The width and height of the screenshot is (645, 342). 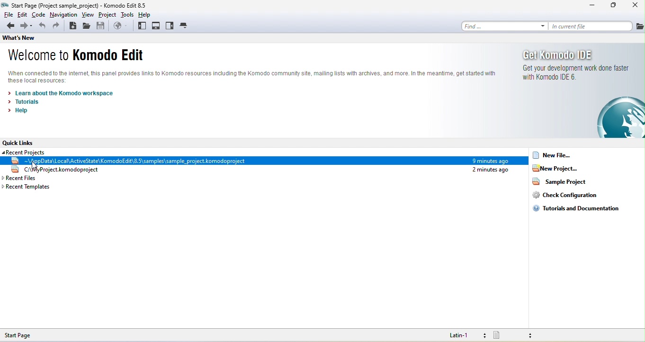 I want to click on bottom pane, so click(x=159, y=26).